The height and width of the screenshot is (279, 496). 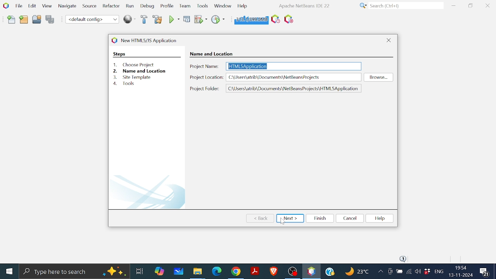 What do you see at coordinates (273, 271) in the screenshot?
I see `Brave Browser` at bounding box center [273, 271].